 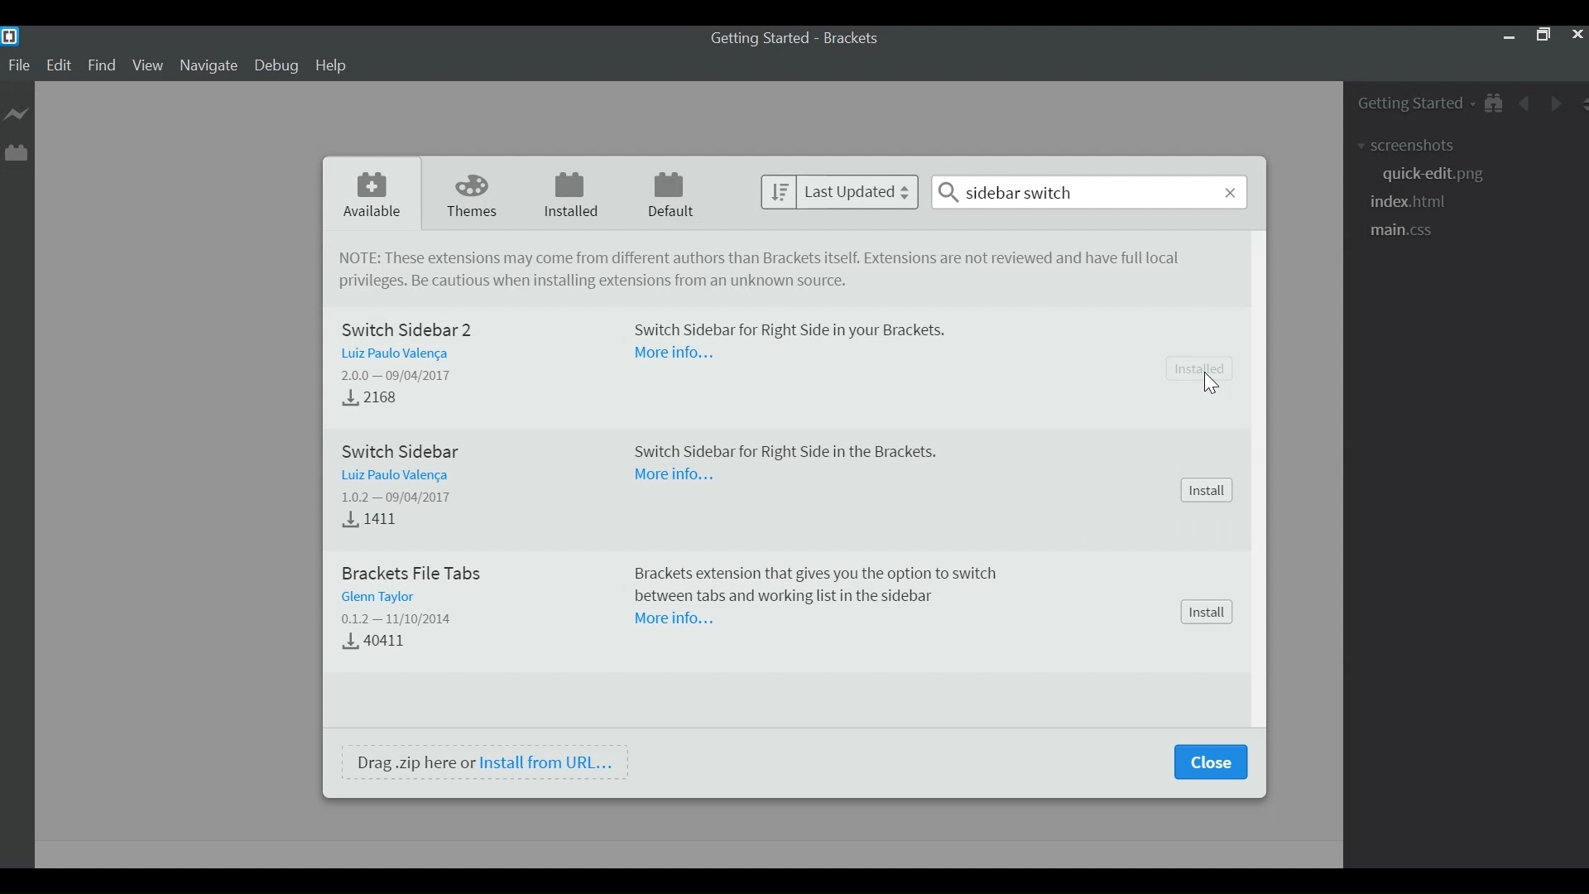 I want to click on Restore, so click(x=1543, y=36).